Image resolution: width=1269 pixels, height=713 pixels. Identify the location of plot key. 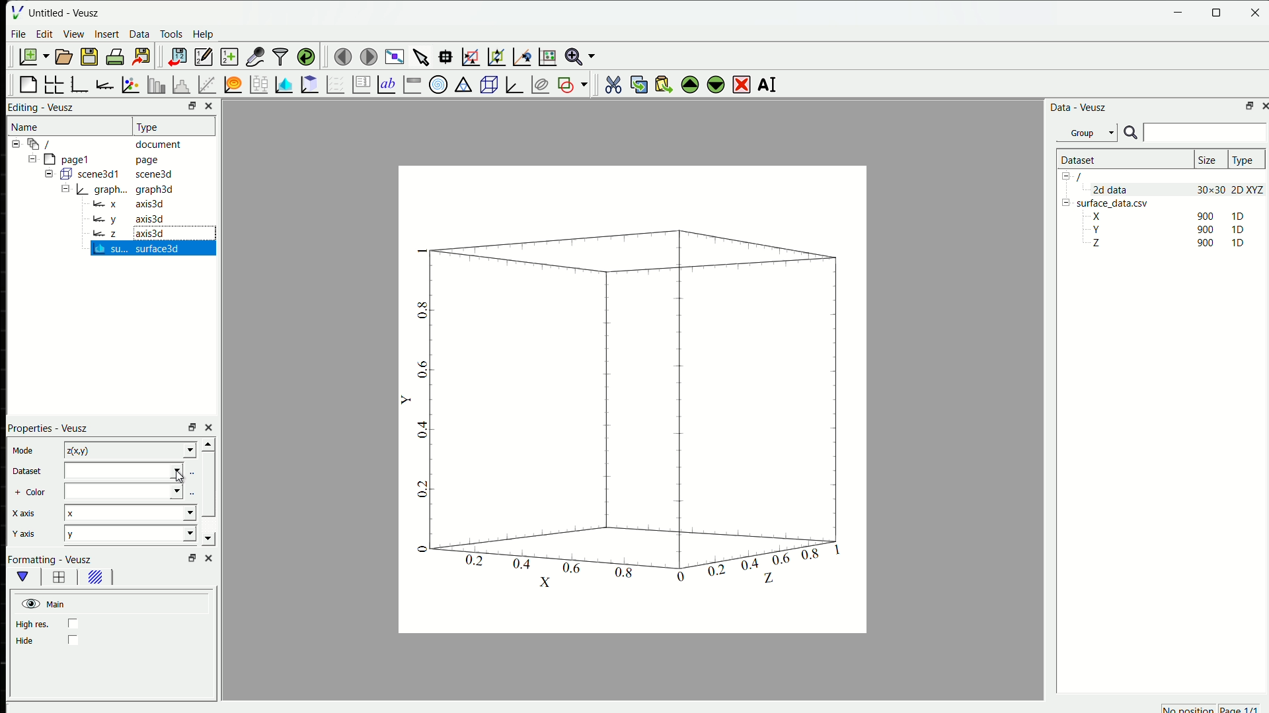
(362, 85).